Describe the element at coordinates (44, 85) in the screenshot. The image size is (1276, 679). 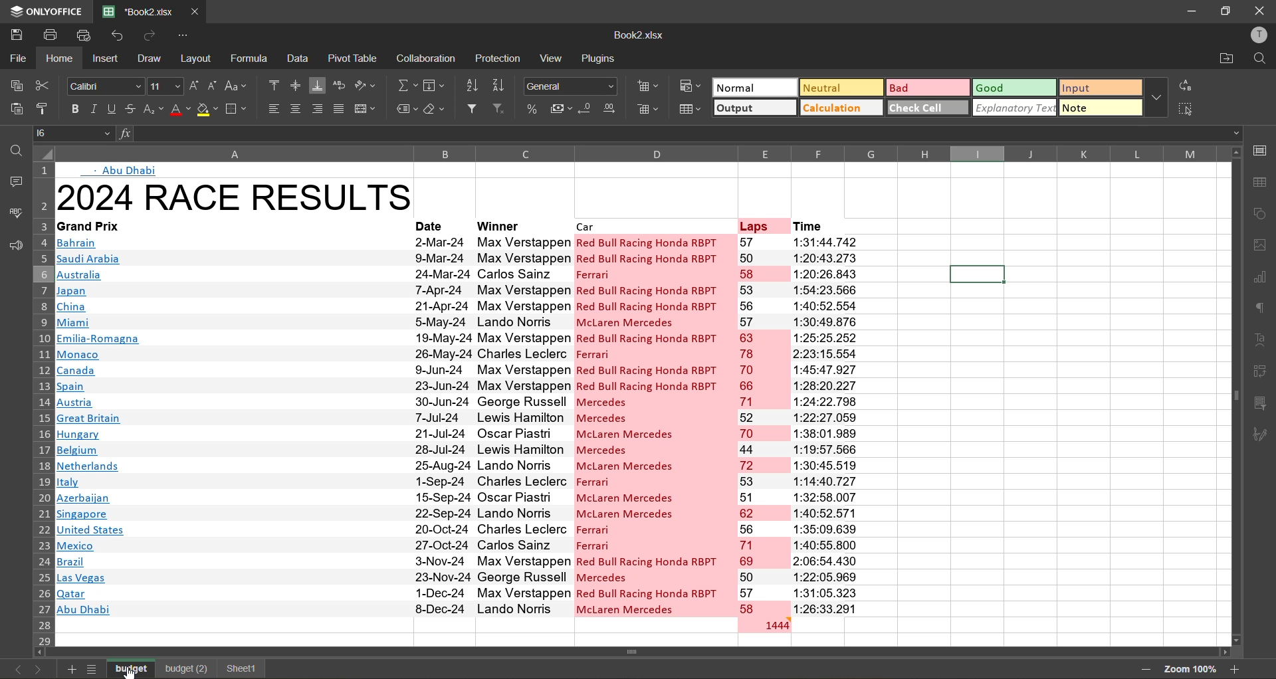
I see `cut` at that location.